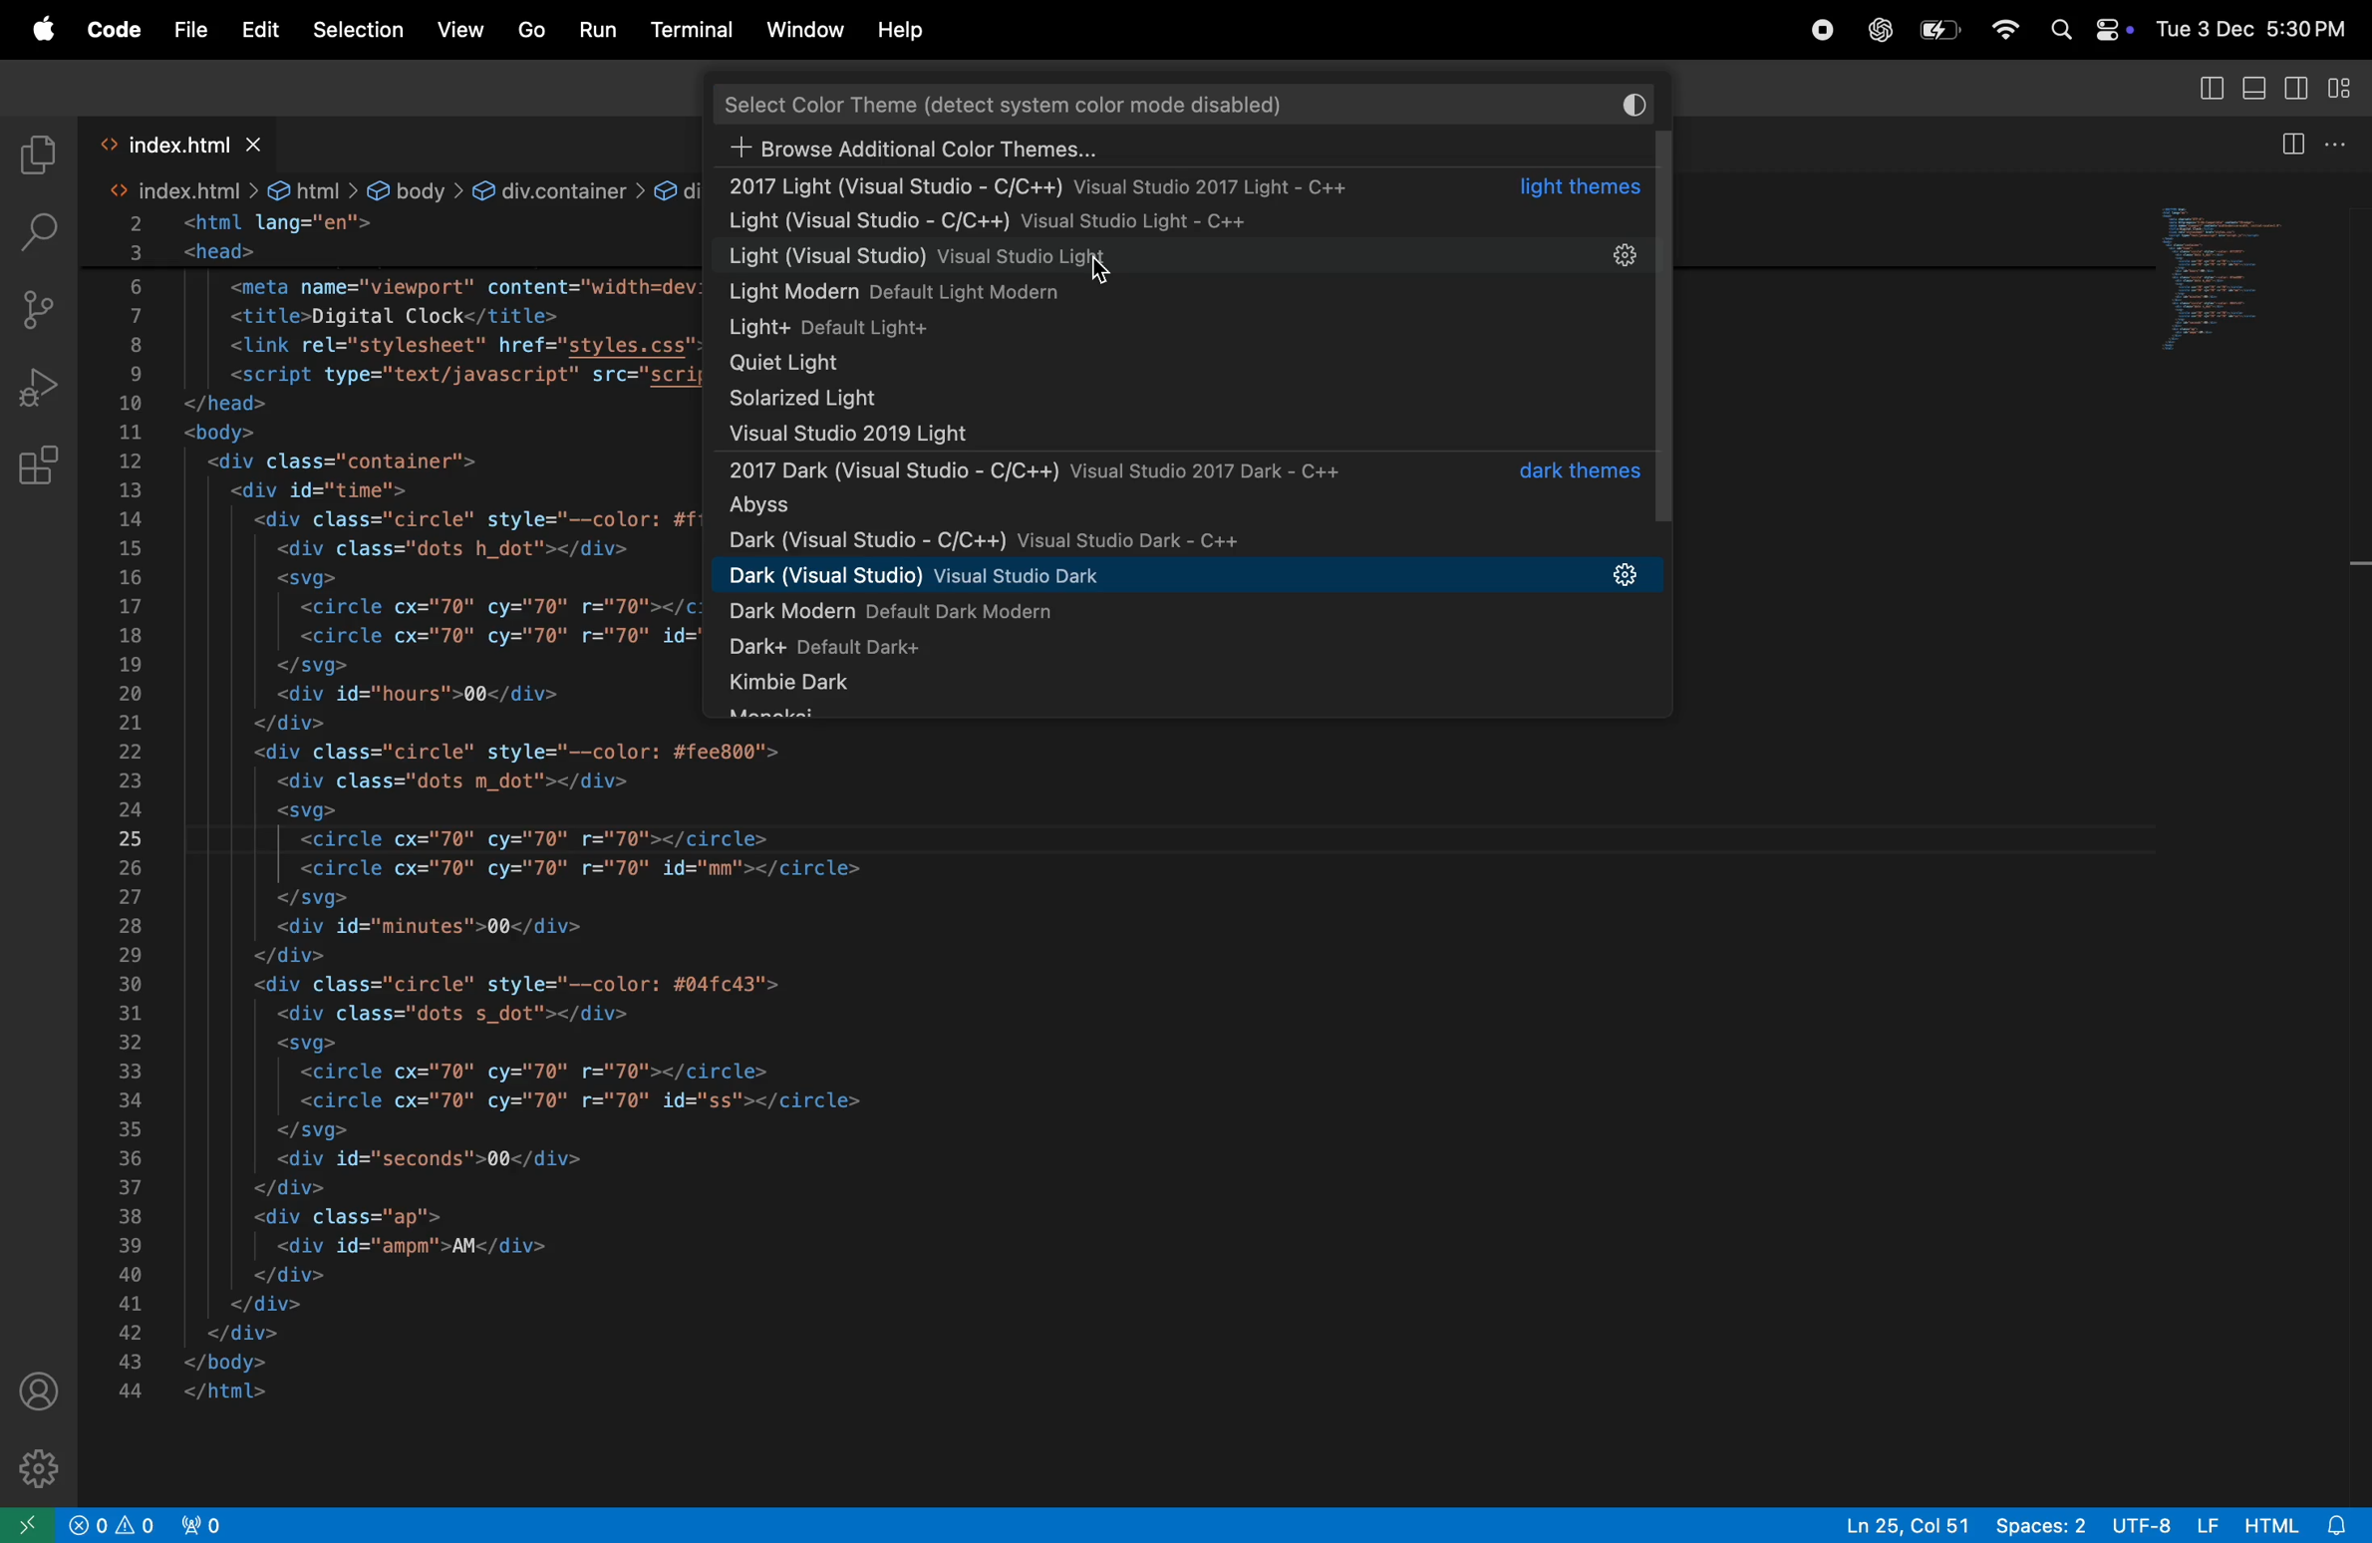  Describe the element at coordinates (802, 33) in the screenshot. I see `window` at that location.